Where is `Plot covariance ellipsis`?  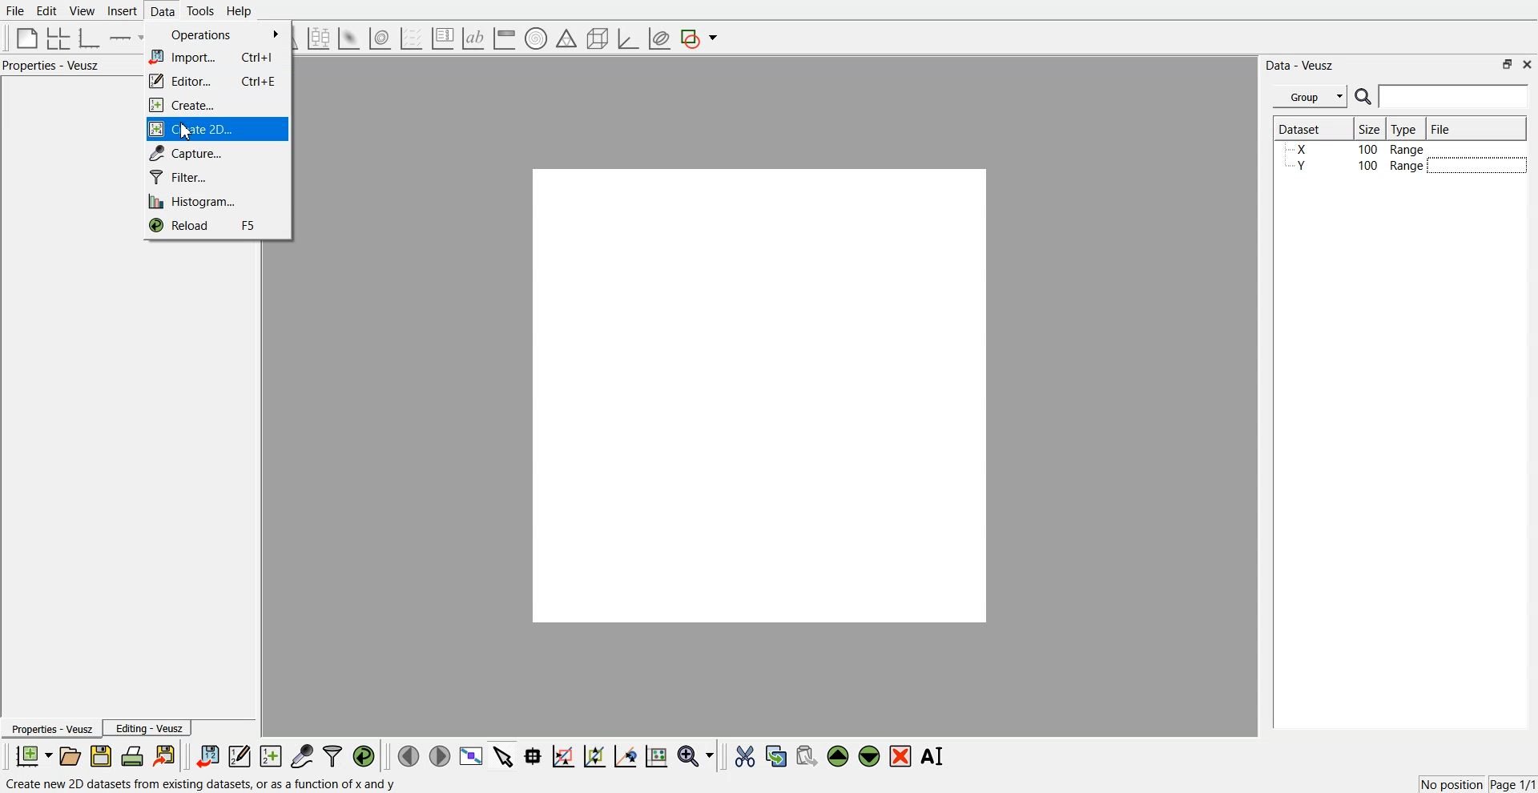 Plot covariance ellipsis is located at coordinates (660, 39).